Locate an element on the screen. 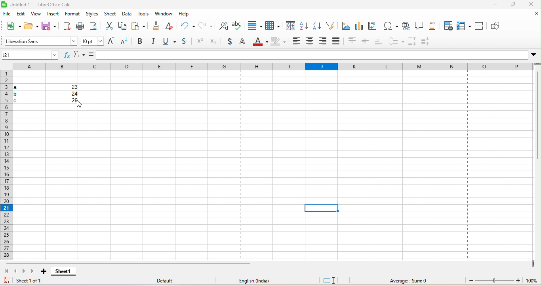 The image size is (541, 286). close is located at coordinates (533, 15).